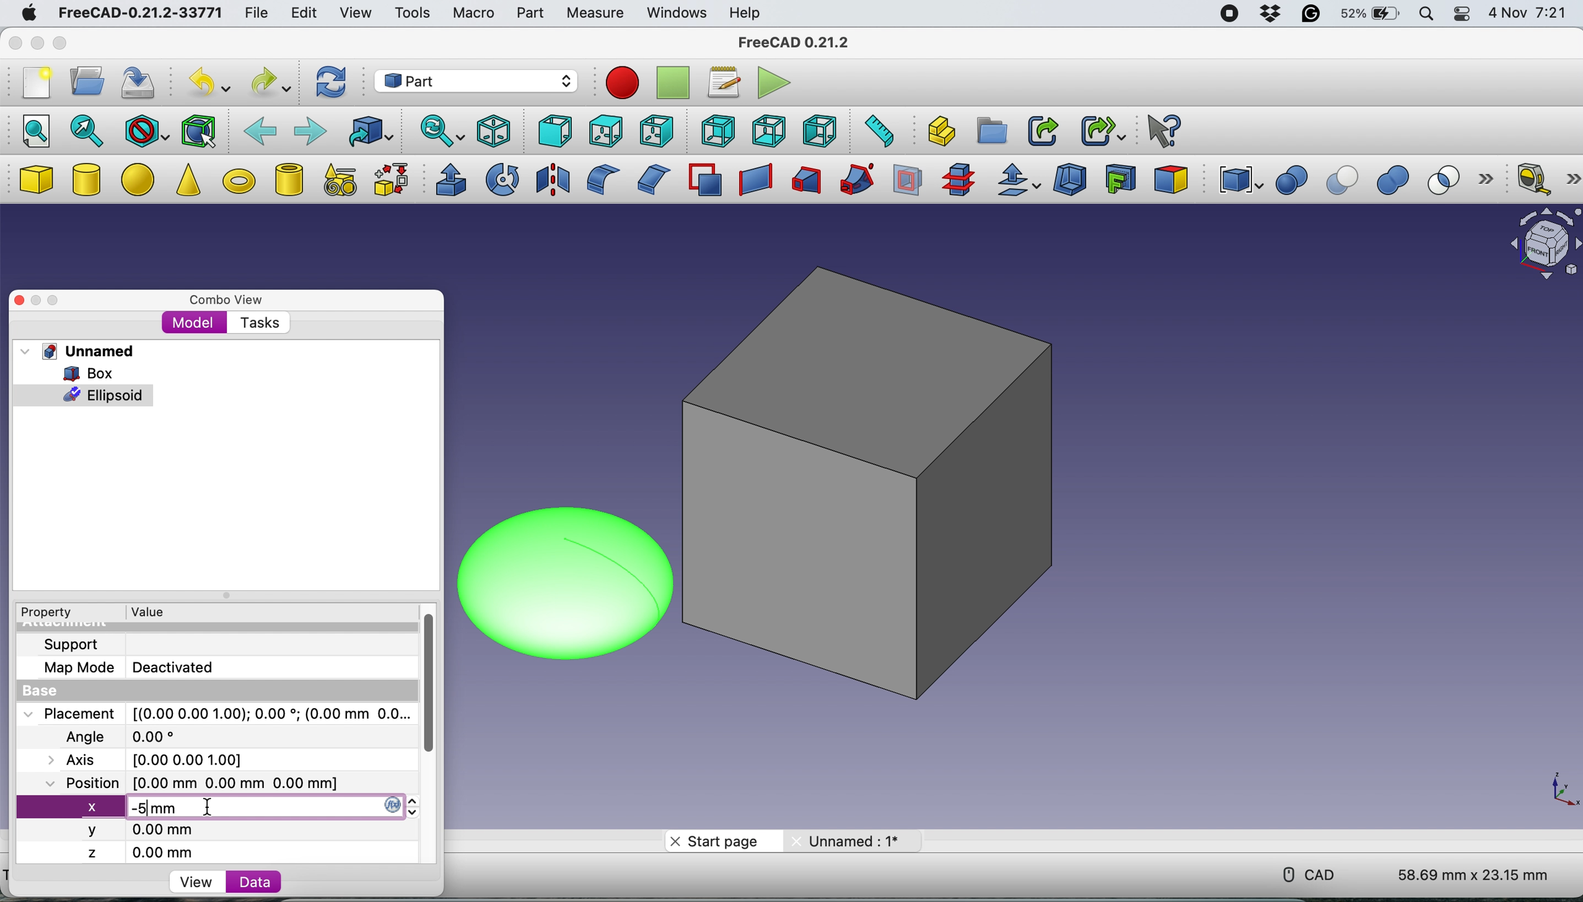 This screenshot has width=1583, height=902. Describe the element at coordinates (141, 178) in the screenshot. I see `ellipse` at that location.